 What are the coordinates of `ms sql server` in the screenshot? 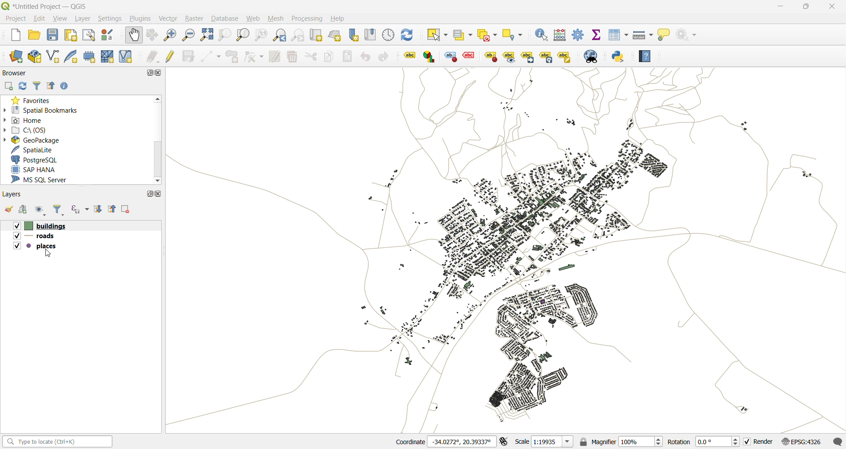 It's located at (44, 180).